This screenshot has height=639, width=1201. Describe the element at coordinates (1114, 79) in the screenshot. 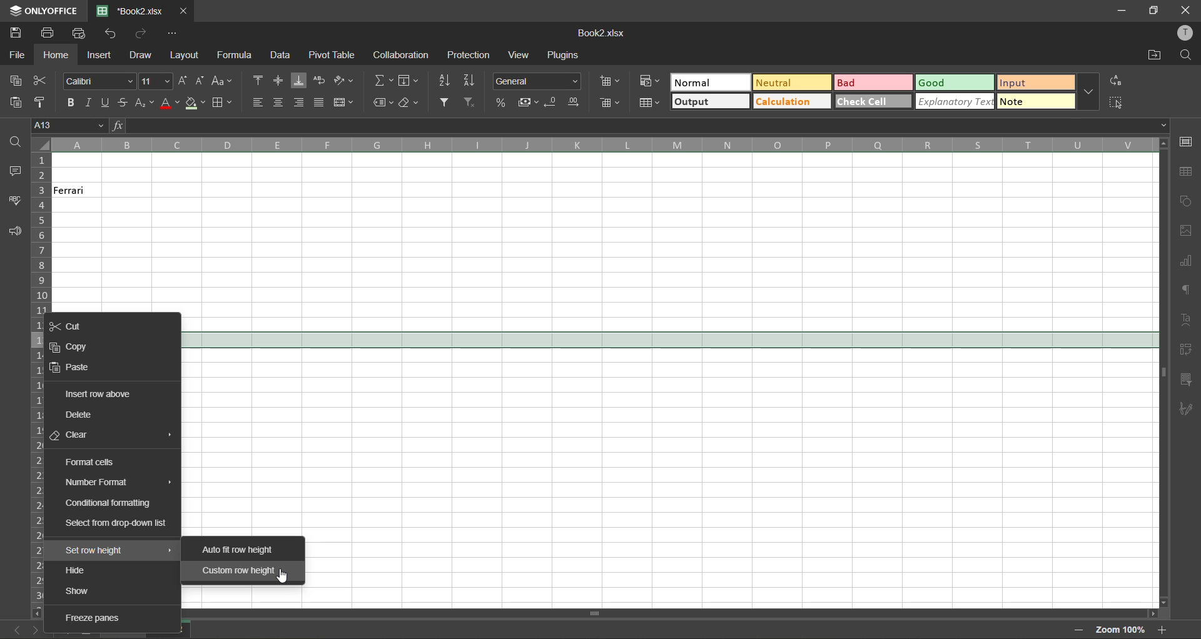

I see `replace` at that location.